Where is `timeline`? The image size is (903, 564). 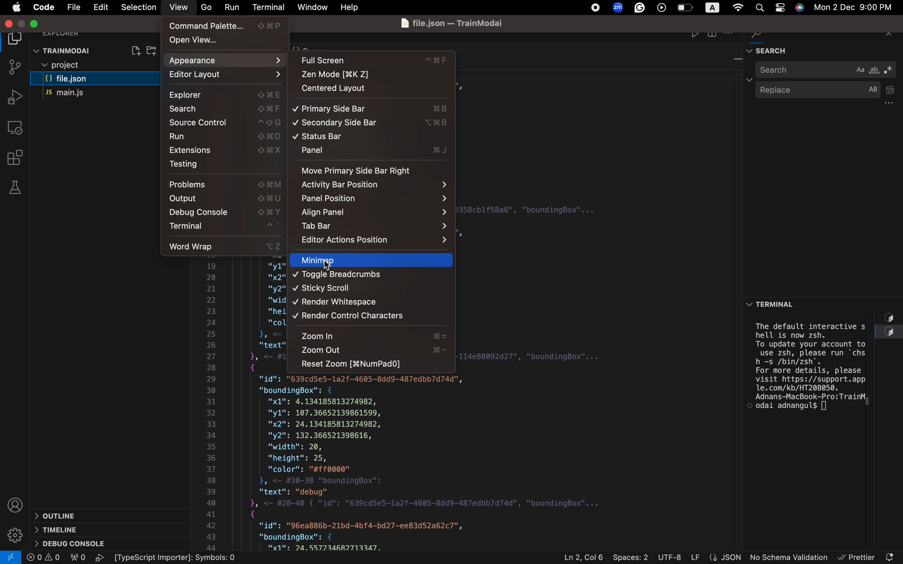 timeline is located at coordinates (78, 530).